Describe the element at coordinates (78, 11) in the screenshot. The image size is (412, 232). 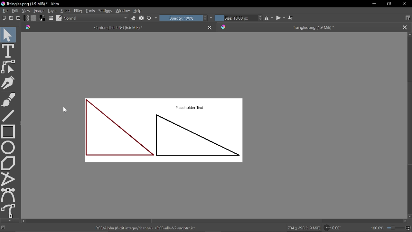
I see `Filter` at that location.